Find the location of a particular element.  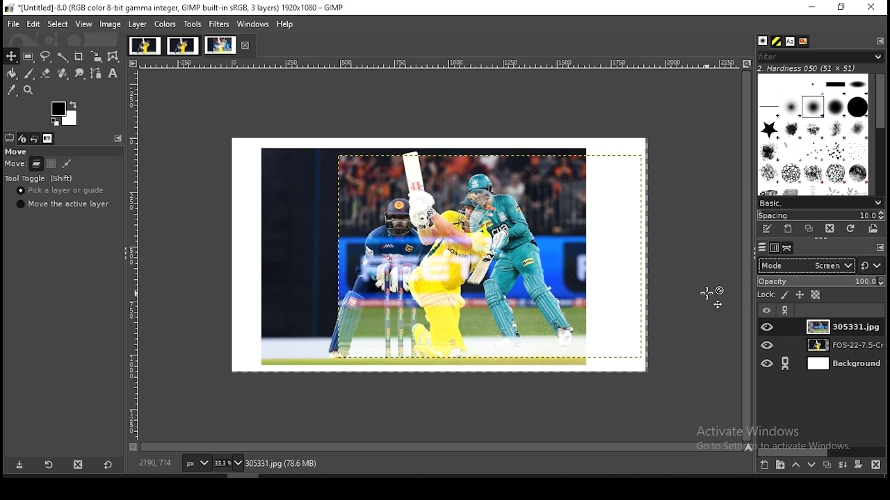

scroll bar is located at coordinates (442, 447).